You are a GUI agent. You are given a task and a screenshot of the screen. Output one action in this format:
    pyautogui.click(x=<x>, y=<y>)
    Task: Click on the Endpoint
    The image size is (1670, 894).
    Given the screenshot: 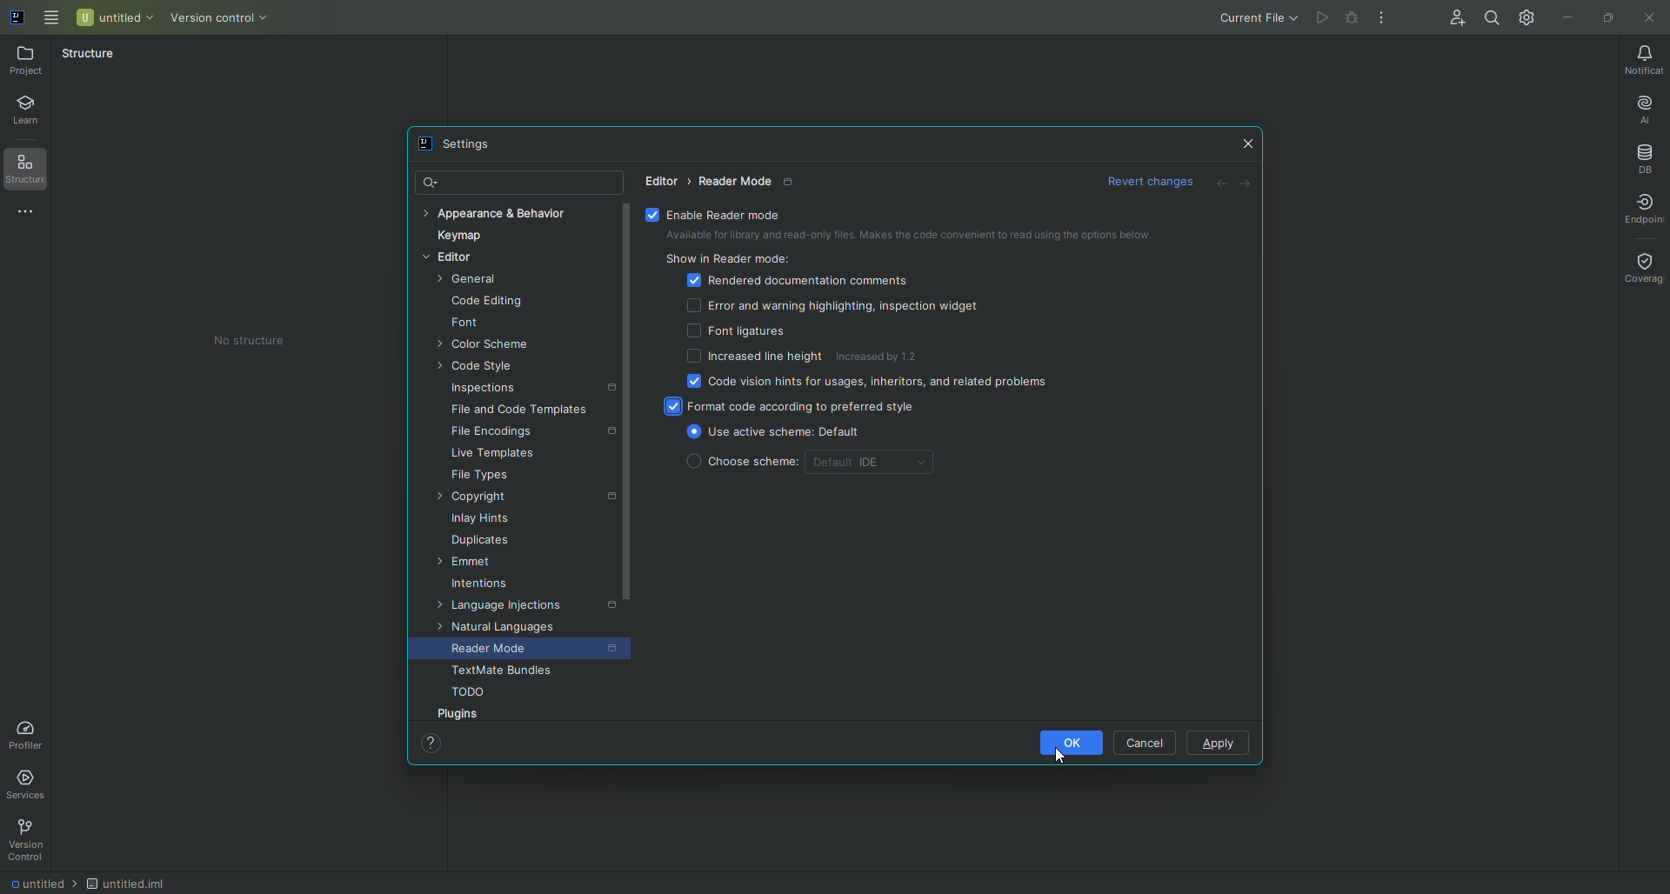 What is the action you would take?
    pyautogui.click(x=1645, y=210)
    